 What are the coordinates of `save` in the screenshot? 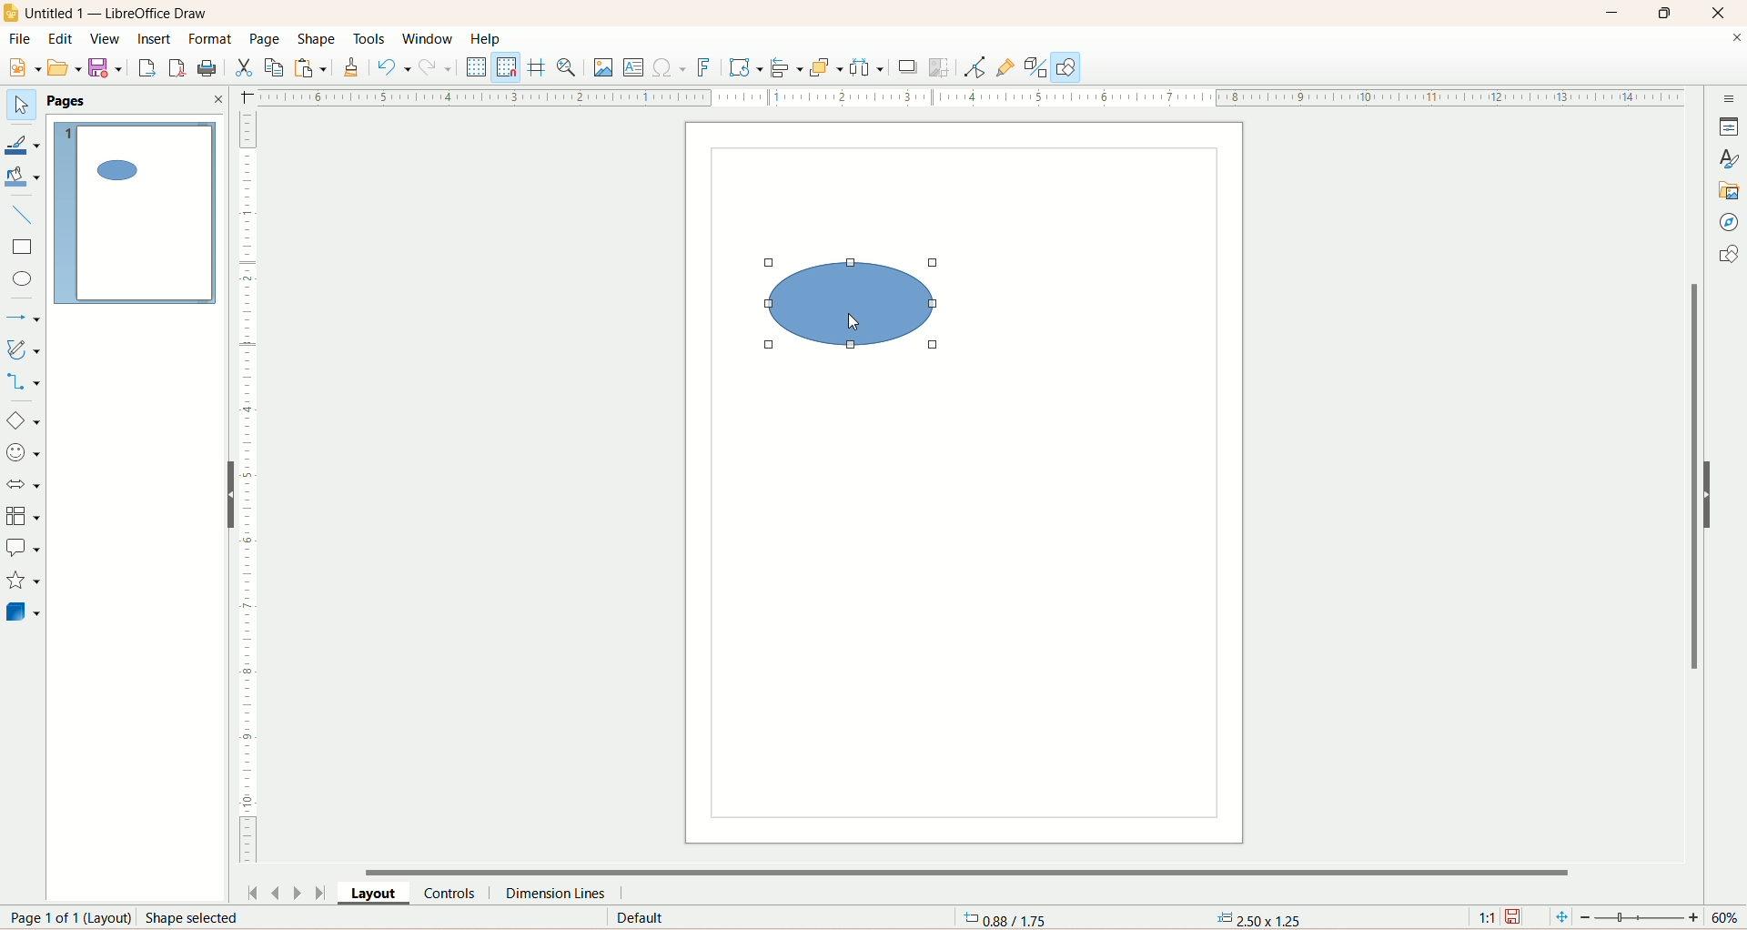 It's located at (105, 69).